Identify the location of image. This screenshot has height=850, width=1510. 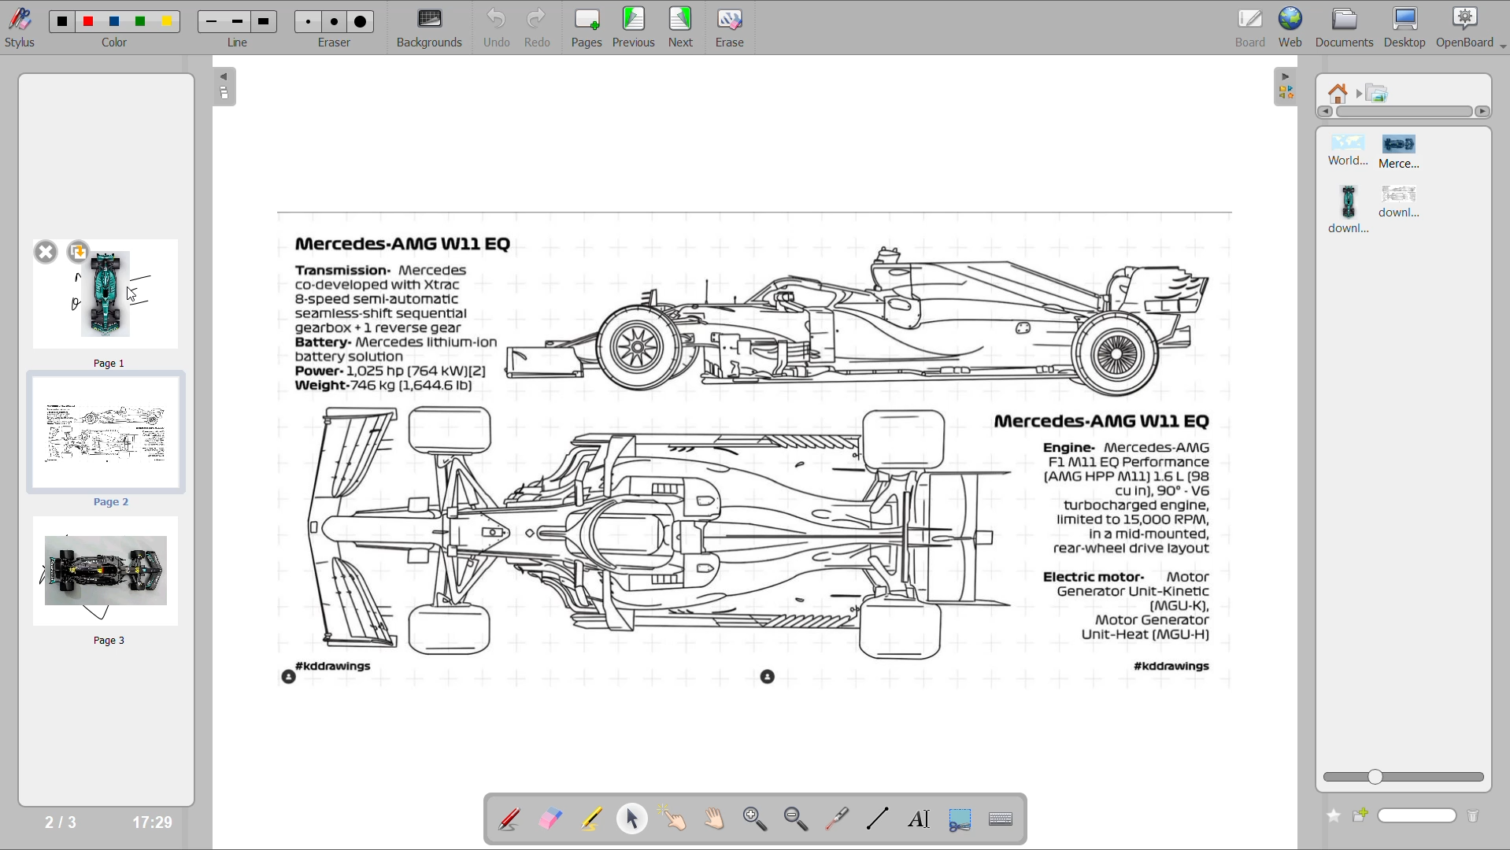
(765, 679).